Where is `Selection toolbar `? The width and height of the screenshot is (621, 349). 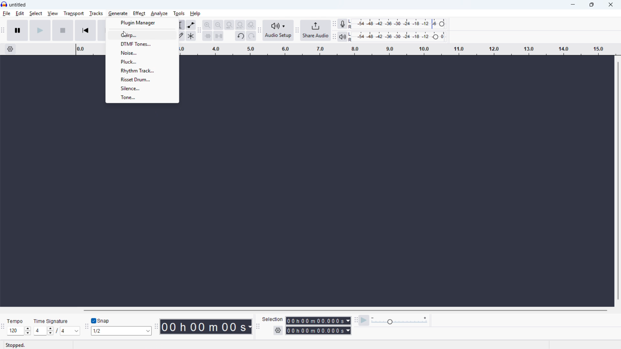 Selection toolbar  is located at coordinates (257, 326).